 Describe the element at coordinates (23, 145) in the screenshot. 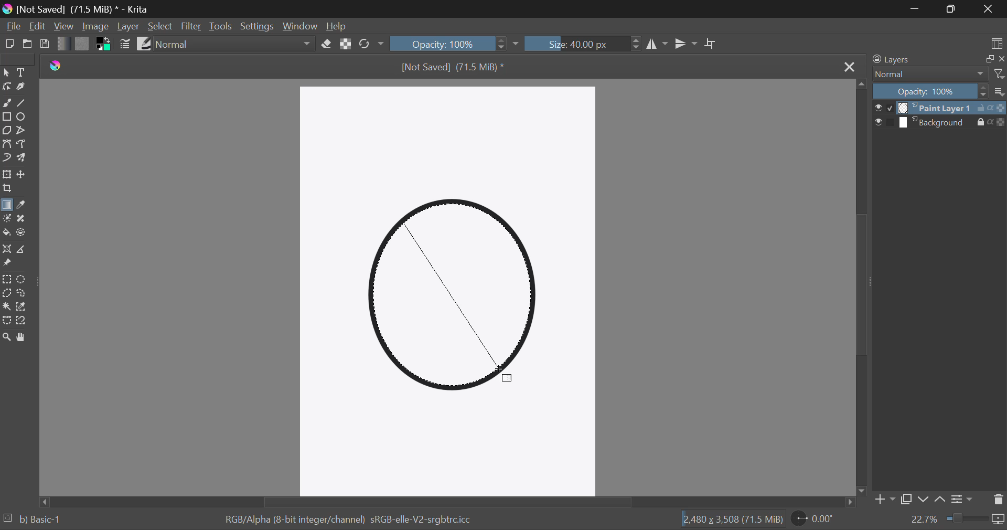

I see `Freehand Path Tool` at that location.